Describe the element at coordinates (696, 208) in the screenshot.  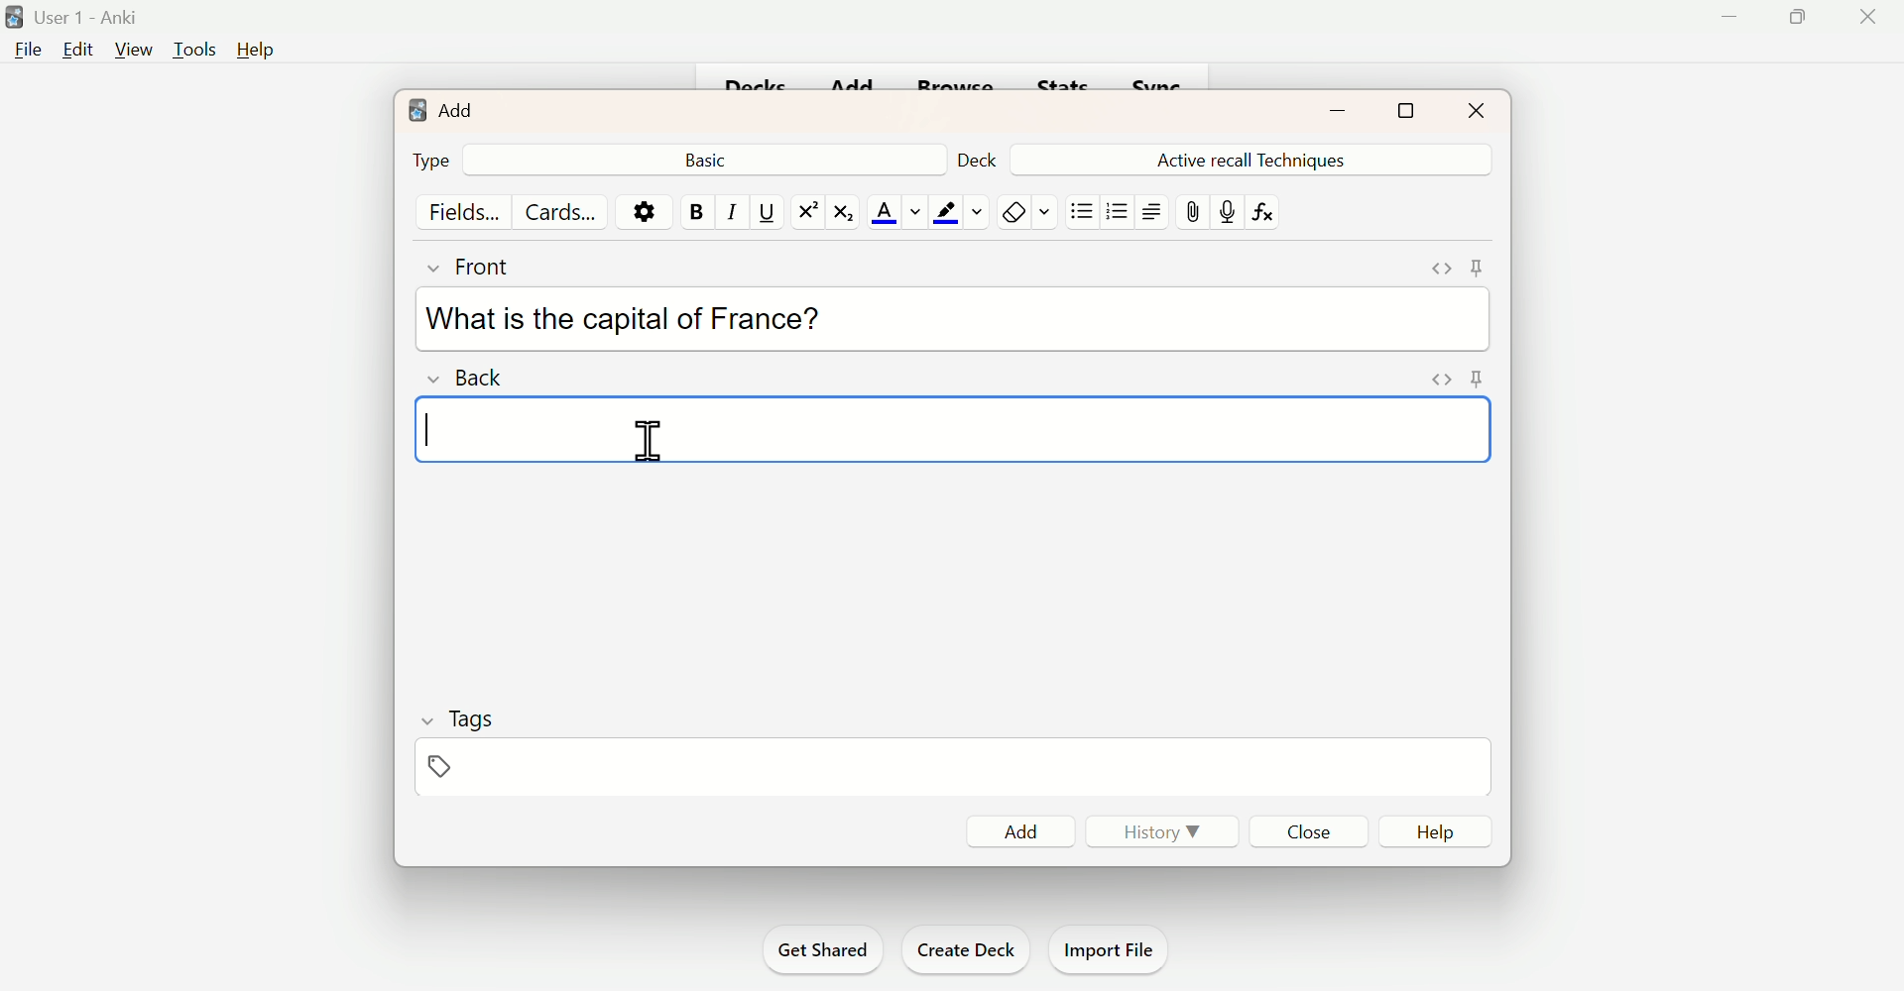
I see `Bold` at that location.